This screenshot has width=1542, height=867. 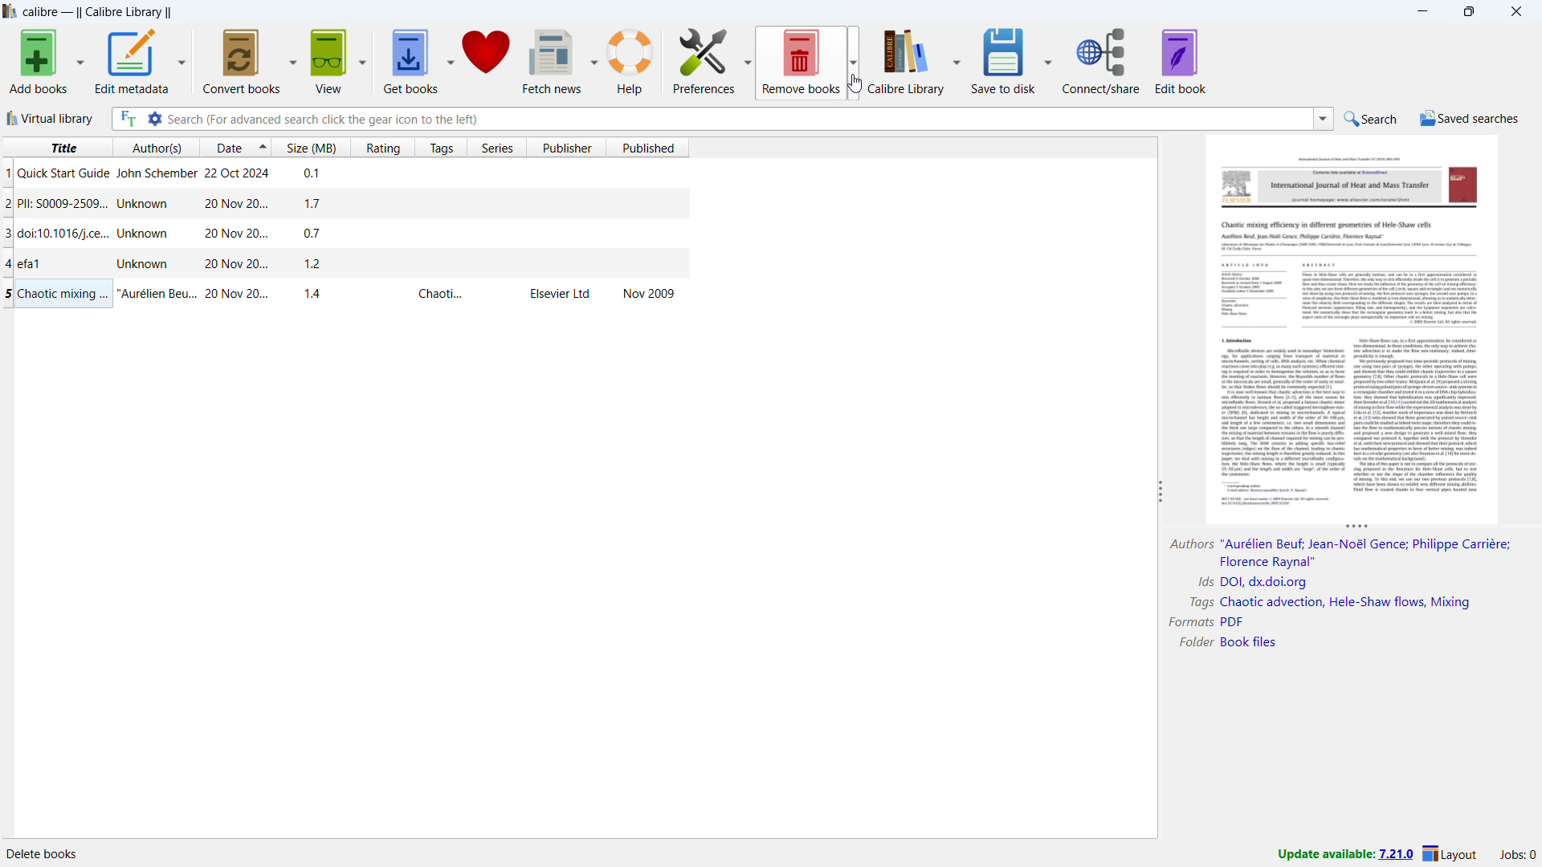 What do you see at coordinates (292, 61) in the screenshot?
I see `convert books options` at bounding box center [292, 61].